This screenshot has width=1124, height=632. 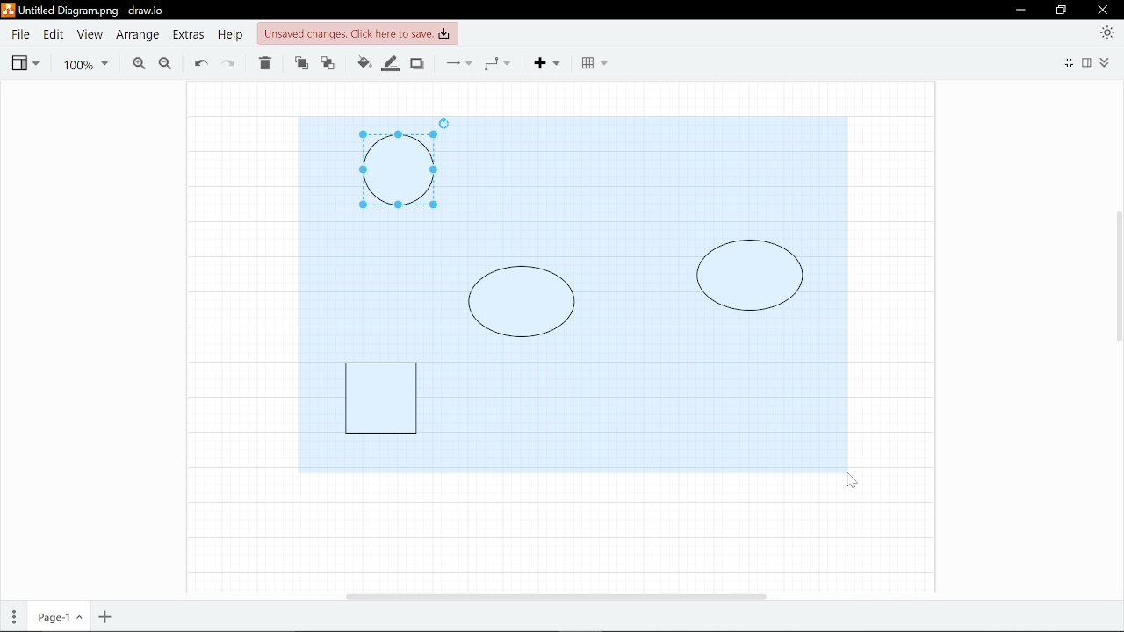 I want to click on Unsaved changes. Click here to save, so click(x=356, y=32).